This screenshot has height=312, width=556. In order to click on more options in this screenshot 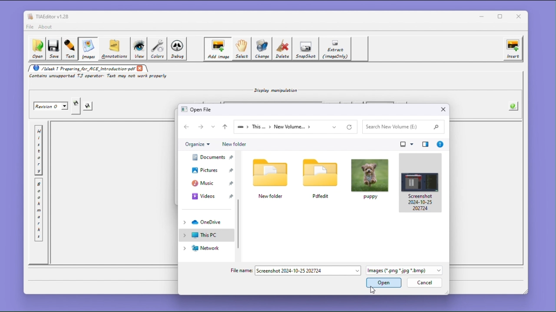, I will do `click(214, 127)`.